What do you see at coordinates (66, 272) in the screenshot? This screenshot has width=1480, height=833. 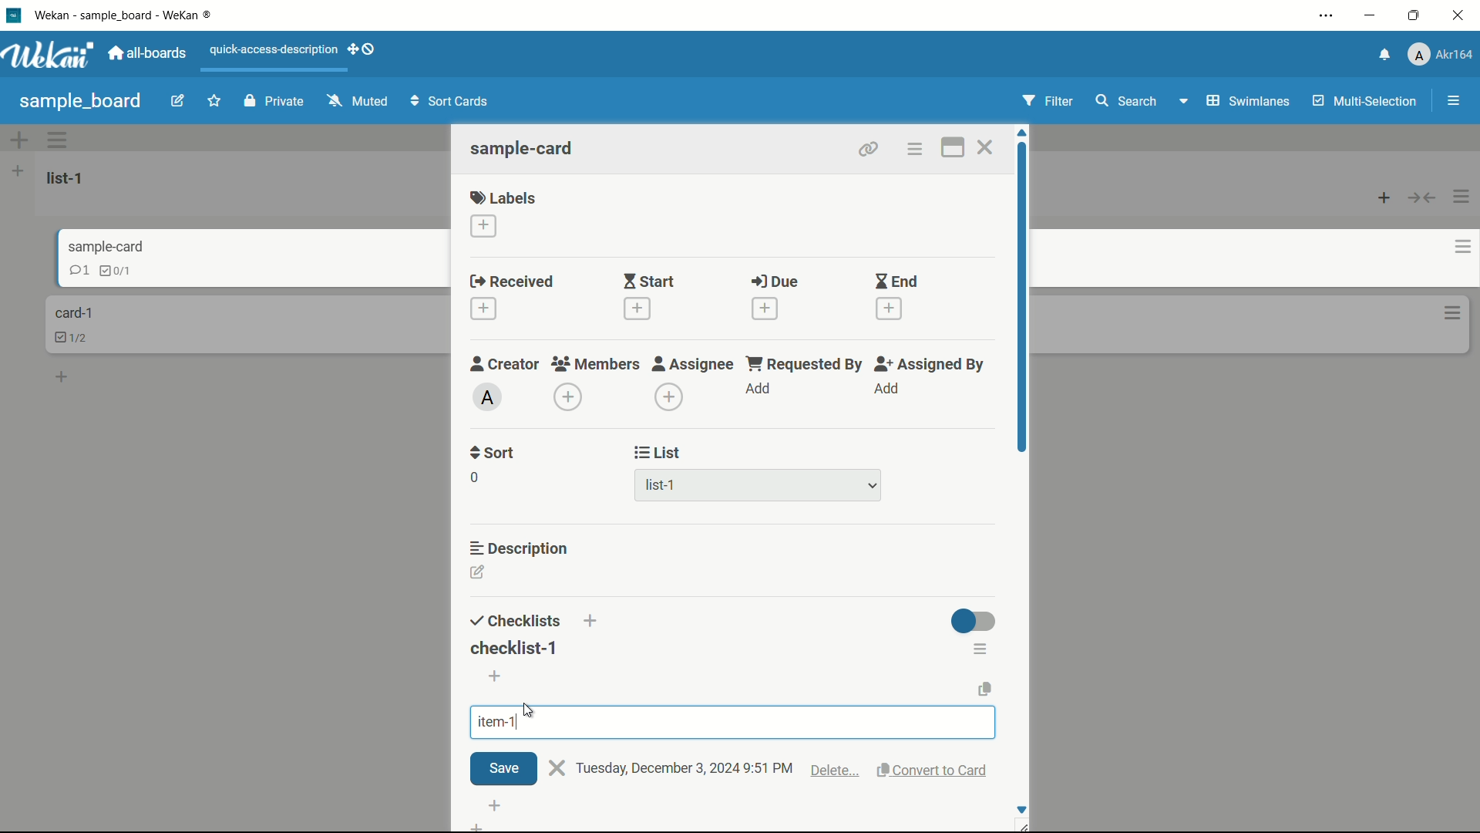 I see `comment` at bounding box center [66, 272].